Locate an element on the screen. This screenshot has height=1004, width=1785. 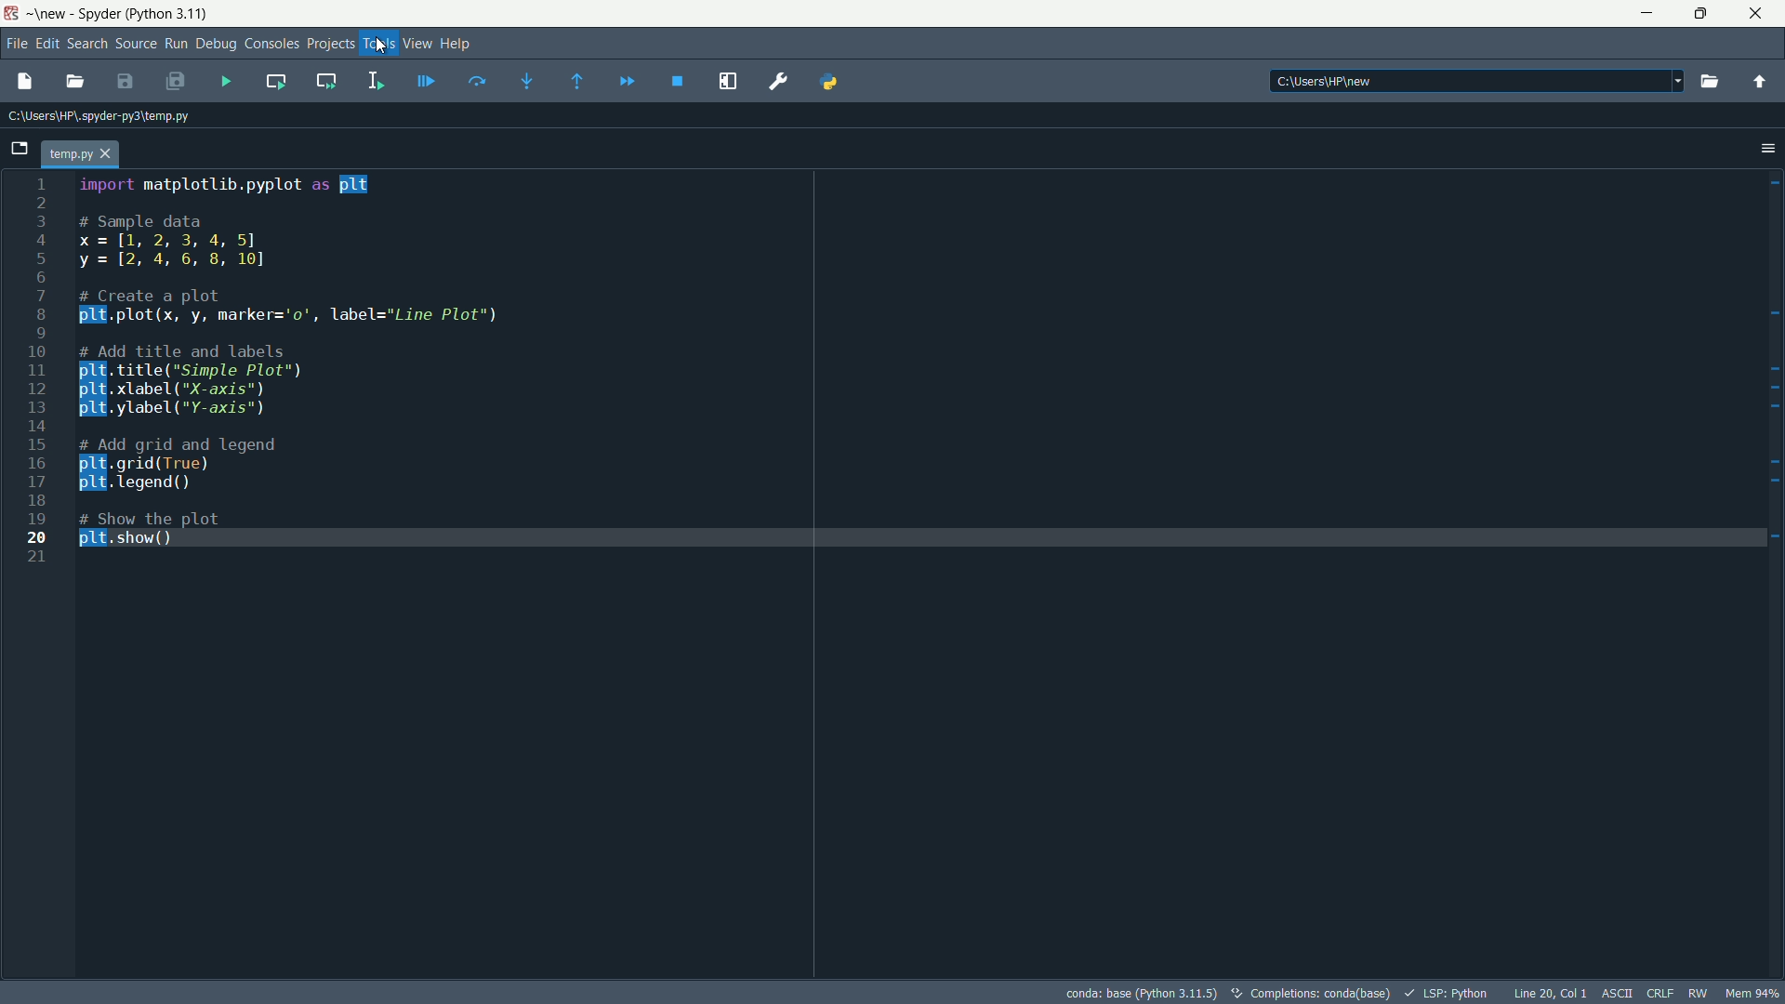
interpreter is located at coordinates (1142, 994).